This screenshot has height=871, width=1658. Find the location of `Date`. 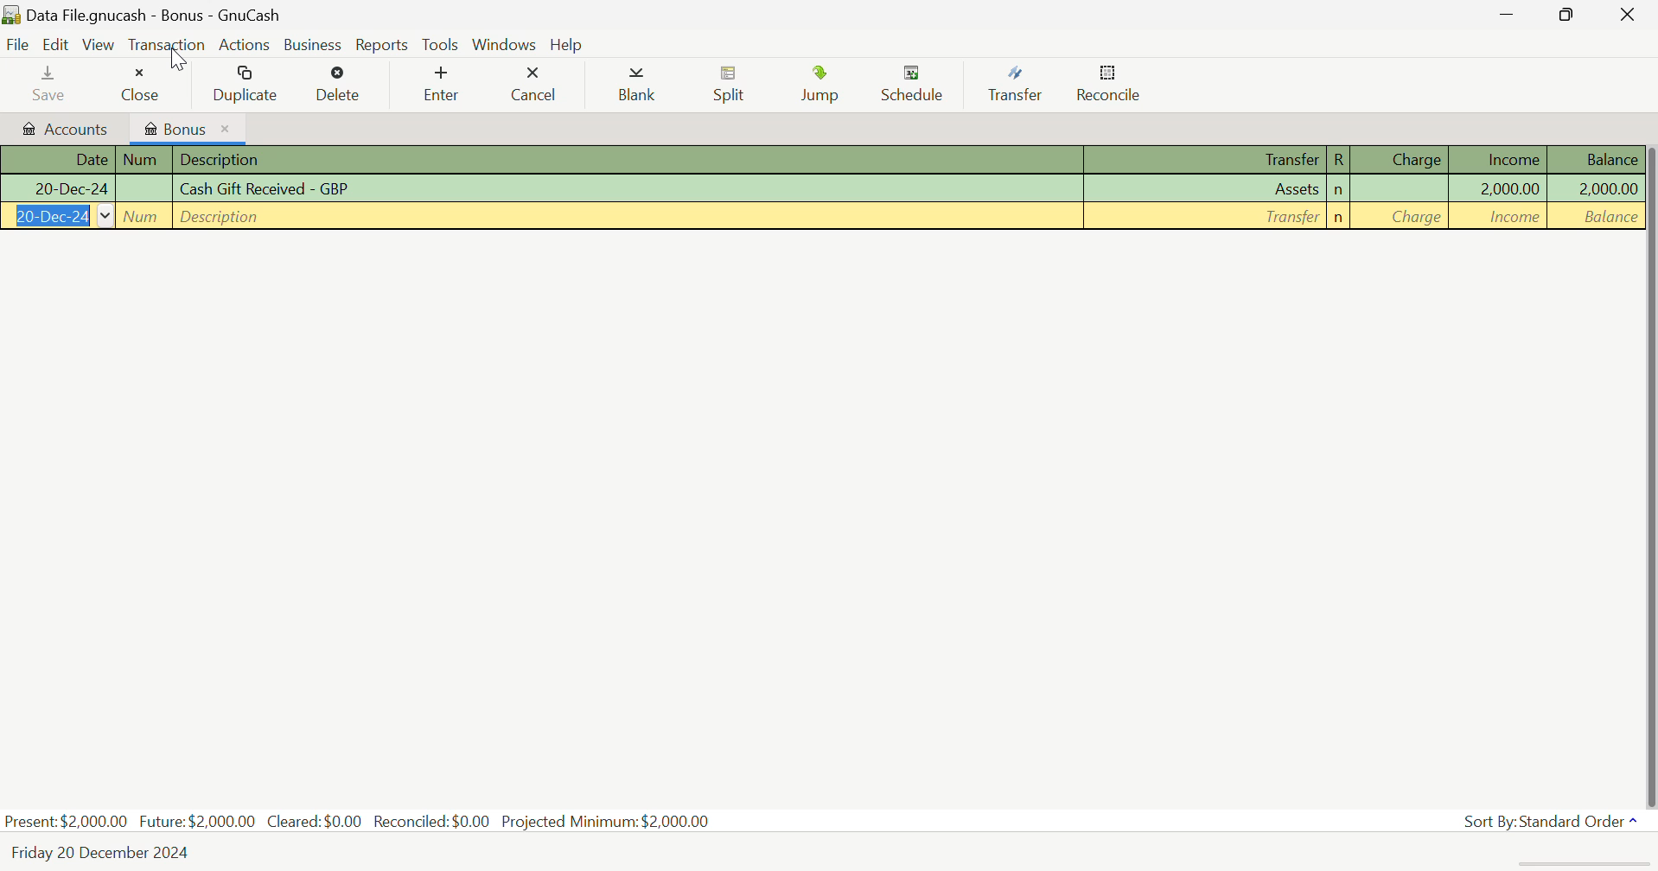

Date is located at coordinates (57, 190).